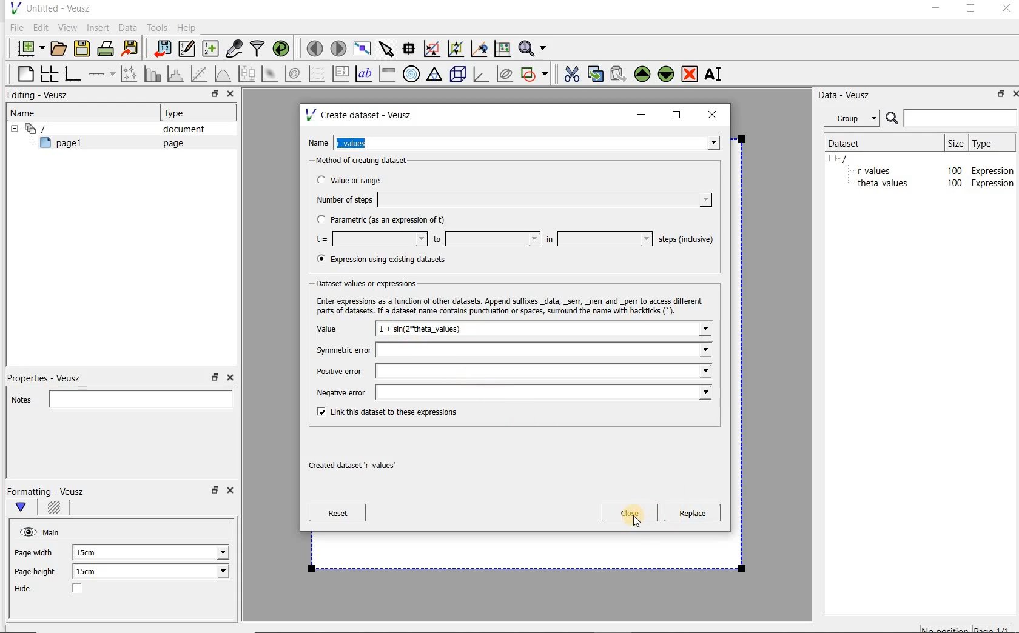 This screenshot has width=1019, height=633. I want to click on polar graph, so click(412, 74).